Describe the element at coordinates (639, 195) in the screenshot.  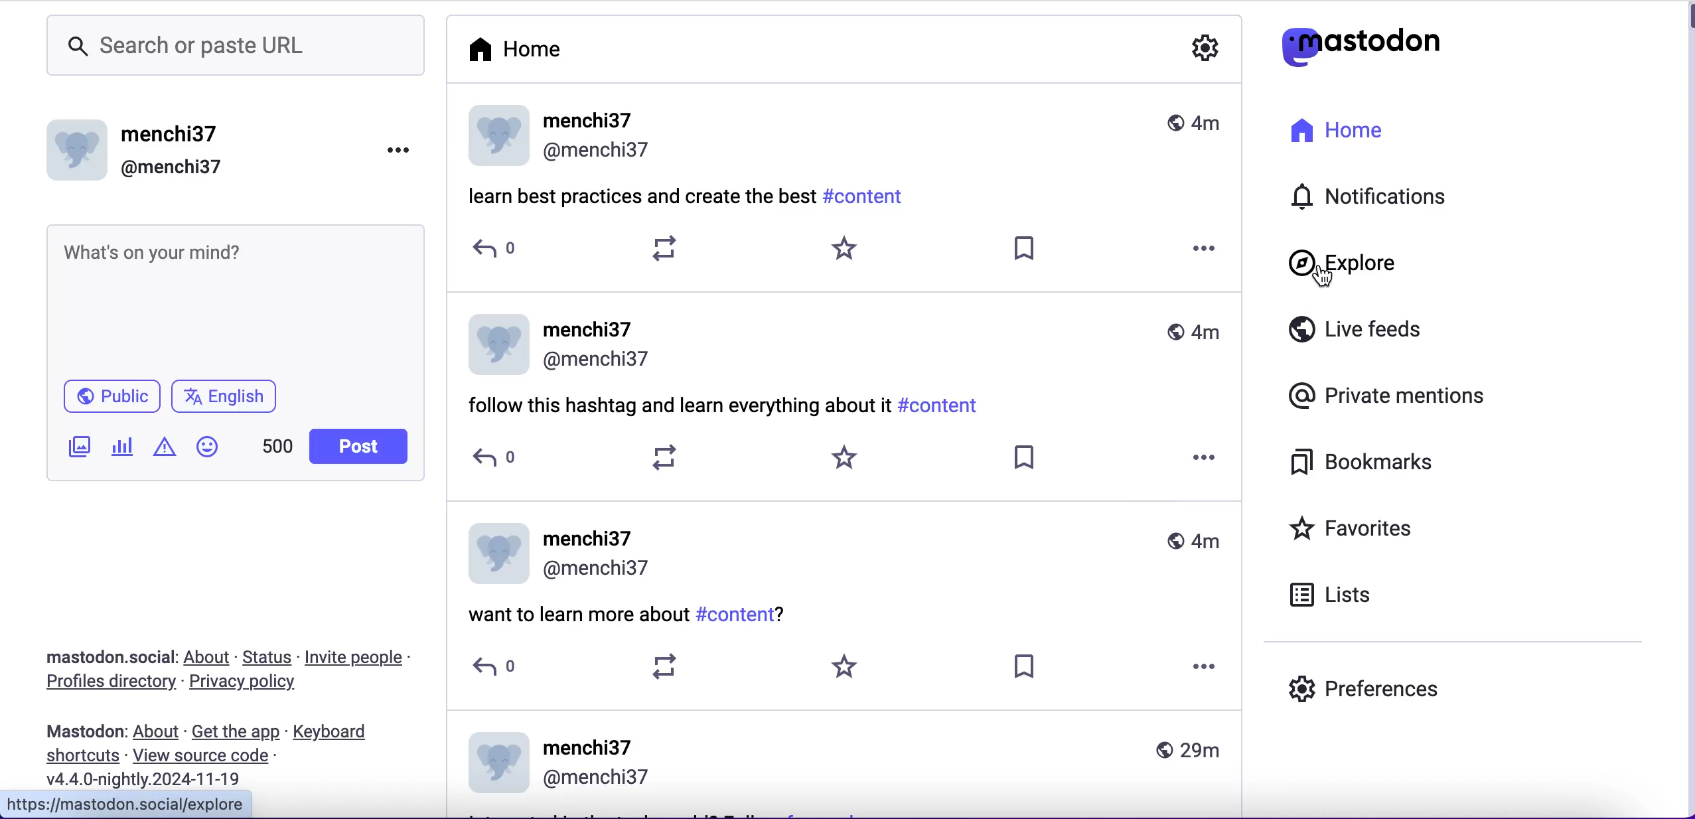
I see `sentence` at that location.